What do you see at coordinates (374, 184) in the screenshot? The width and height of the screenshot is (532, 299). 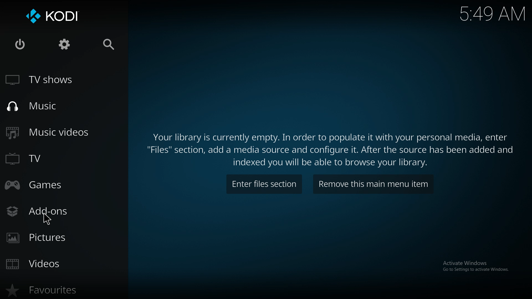 I see `remove item` at bounding box center [374, 184].